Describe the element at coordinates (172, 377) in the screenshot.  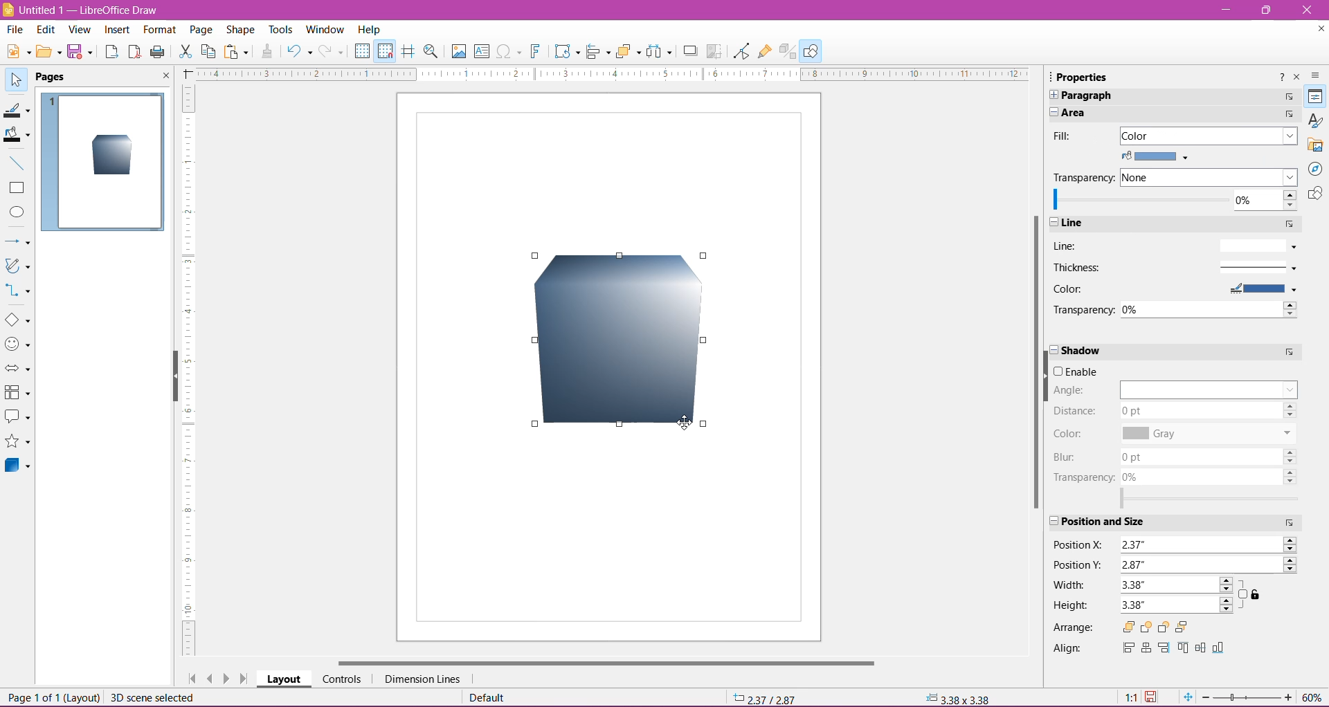
I see `Hide` at that location.